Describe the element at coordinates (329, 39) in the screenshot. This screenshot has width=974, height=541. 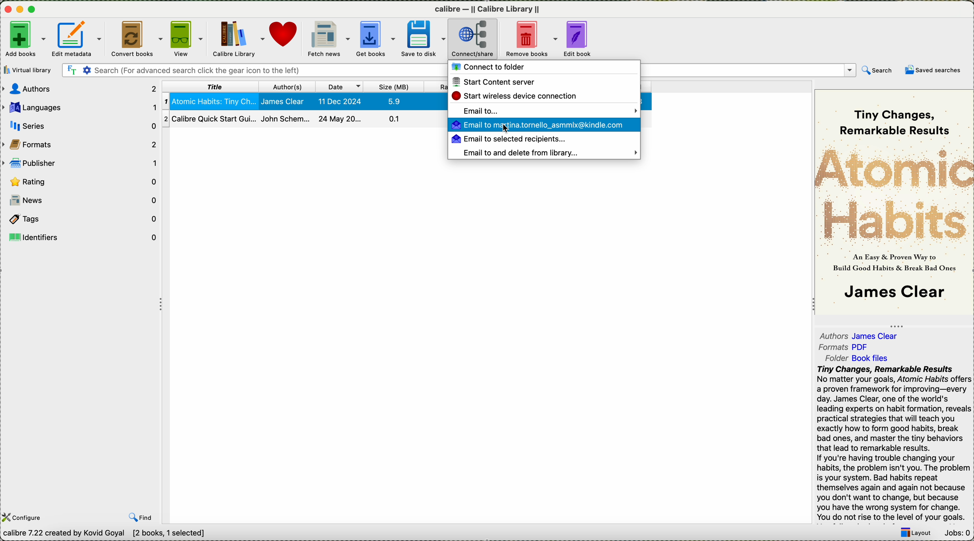
I see `fetch news` at that location.